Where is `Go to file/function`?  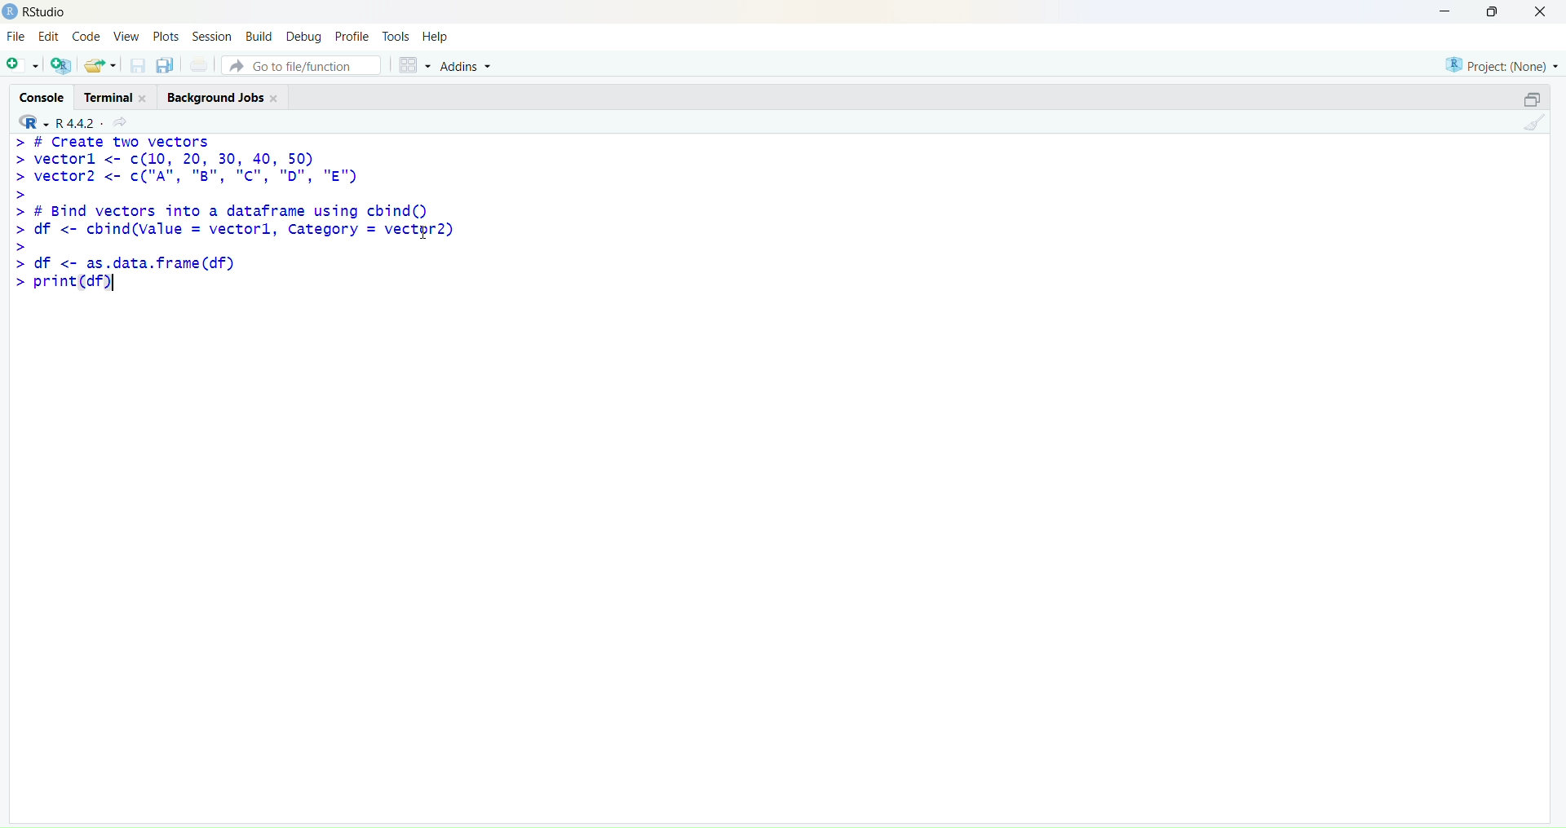 Go to file/function is located at coordinates (301, 65).